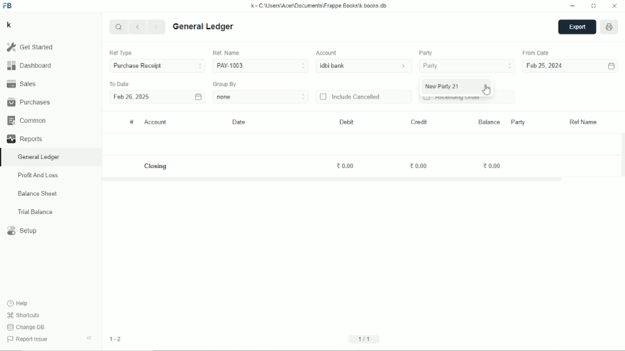 The height and width of the screenshot is (351, 625). Describe the element at coordinates (198, 96) in the screenshot. I see `Calendar` at that location.